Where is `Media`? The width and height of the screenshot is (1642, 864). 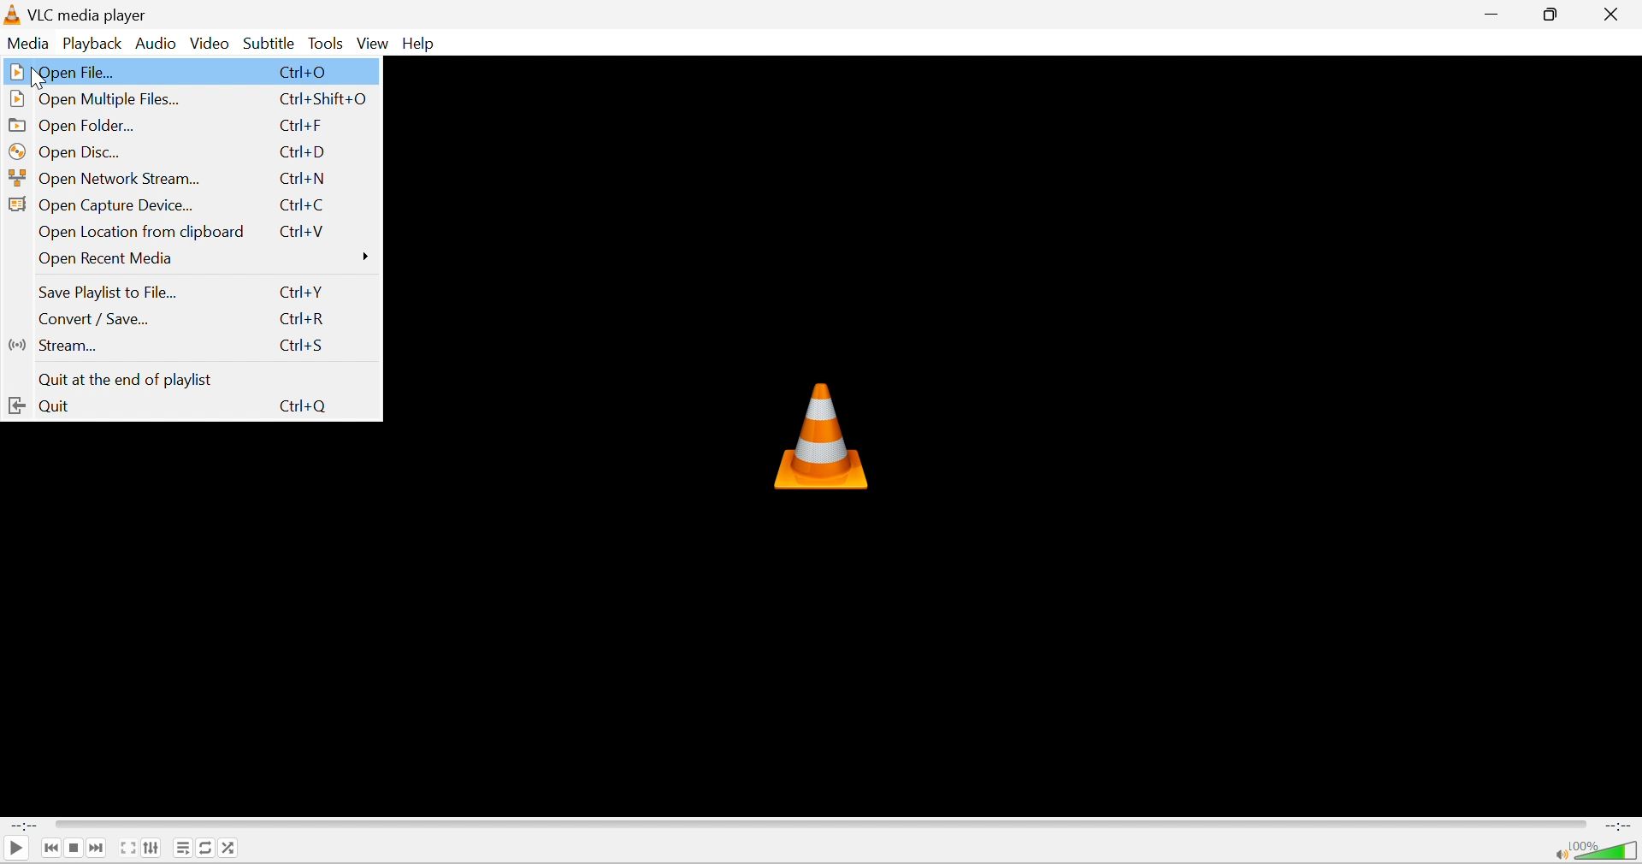
Media is located at coordinates (32, 44).